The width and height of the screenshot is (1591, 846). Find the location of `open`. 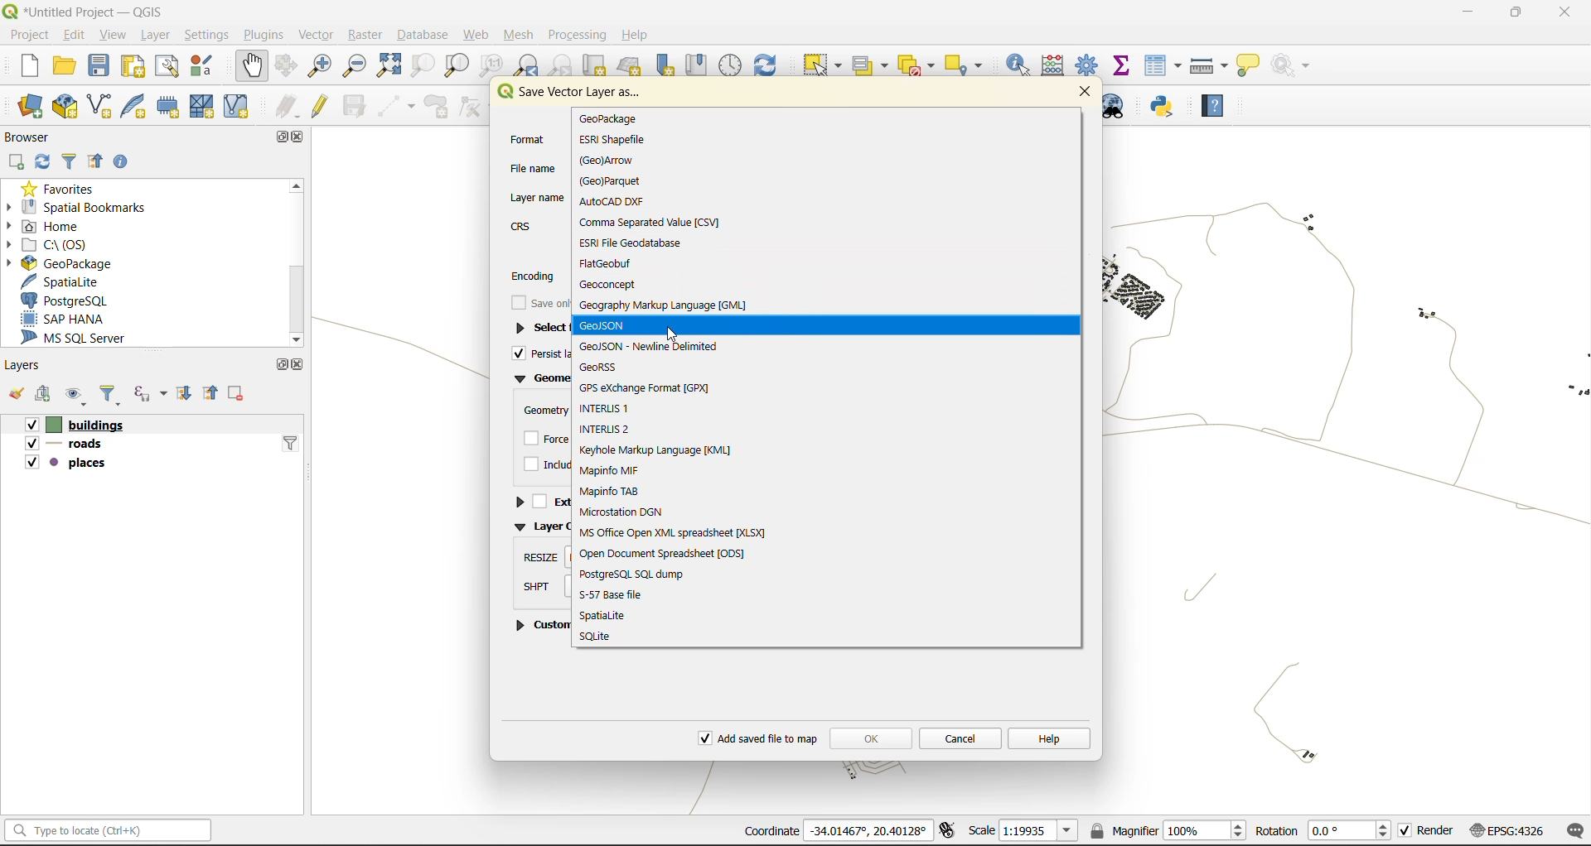

open is located at coordinates (61, 65).